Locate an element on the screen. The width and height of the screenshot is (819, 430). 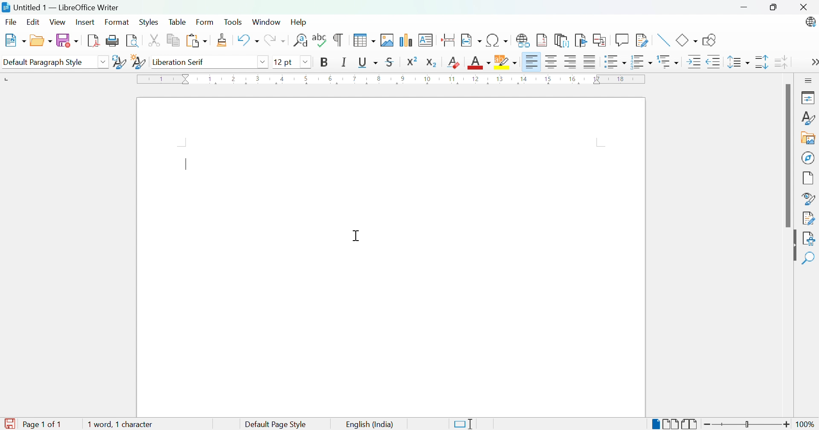
Bold is located at coordinates (322, 62).